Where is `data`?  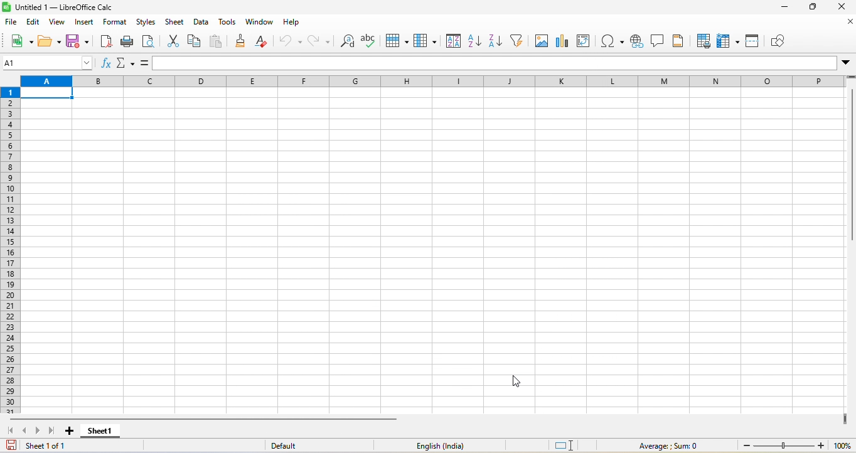 data is located at coordinates (202, 24).